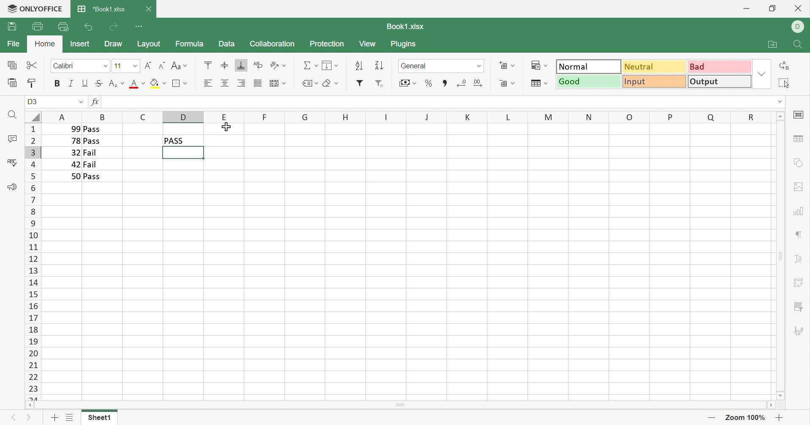 The height and width of the screenshot is (425, 810). Describe the element at coordinates (99, 83) in the screenshot. I see `Strikethrough` at that location.